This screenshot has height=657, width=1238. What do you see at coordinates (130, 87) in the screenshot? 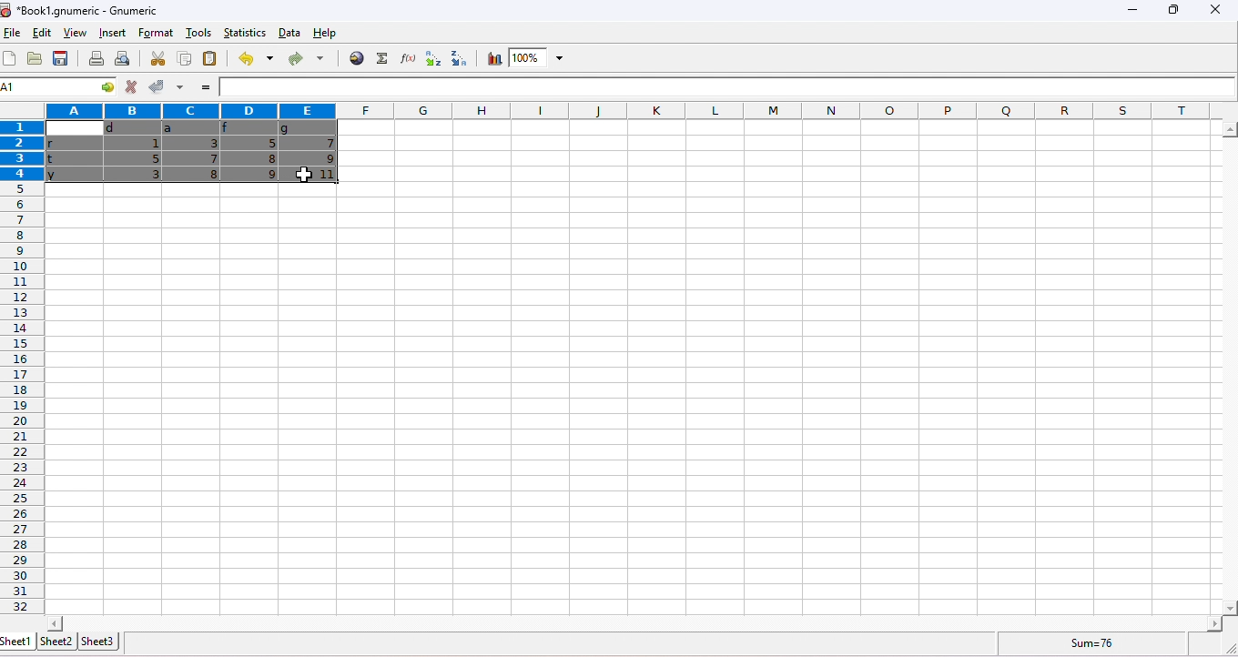
I see `reject` at bounding box center [130, 87].